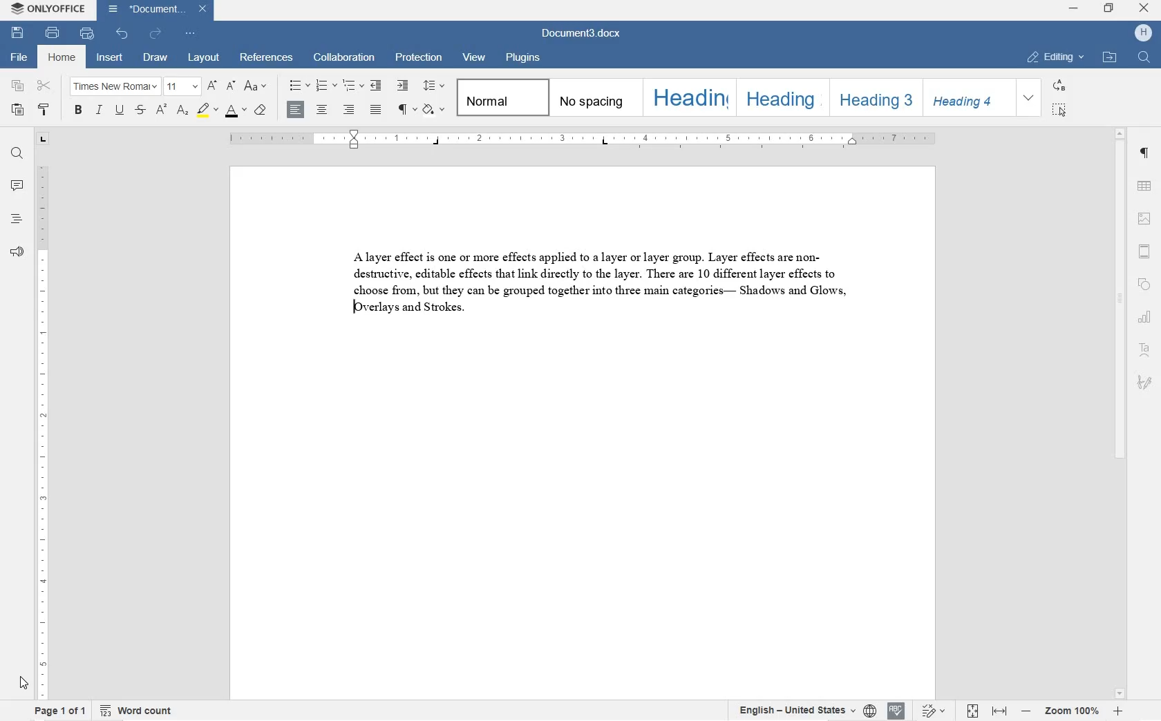 The width and height of the screenshot is (1161, 721). Describe the element at coordinates (377, 87) in the screenshot. I see `DECREASE INDENT` at that location.